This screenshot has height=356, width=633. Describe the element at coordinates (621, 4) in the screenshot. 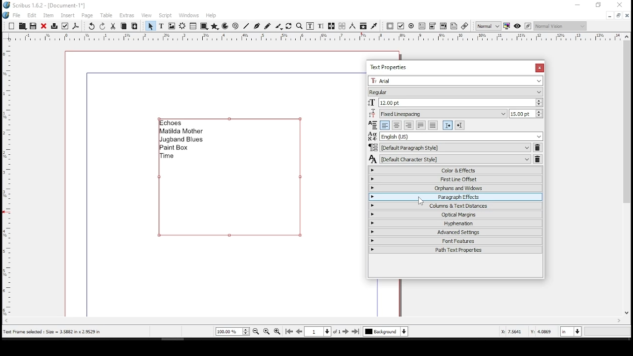

I see `close window` at that location.